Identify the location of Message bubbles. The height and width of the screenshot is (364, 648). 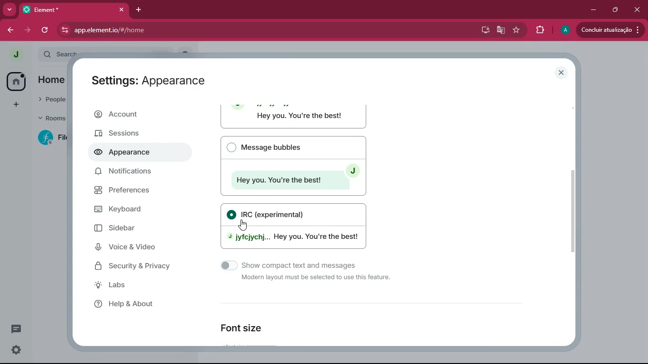
(293, 165).